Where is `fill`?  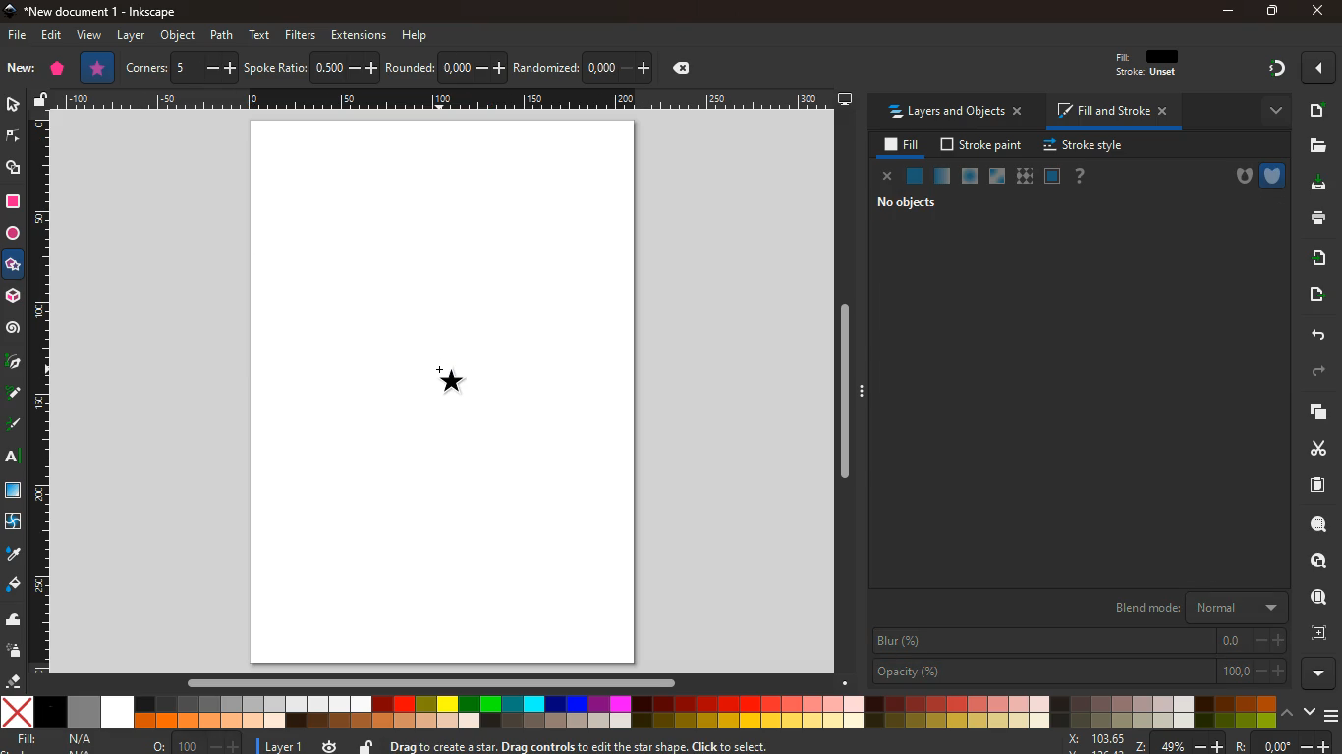 fill is located at coordinates (54, 739).